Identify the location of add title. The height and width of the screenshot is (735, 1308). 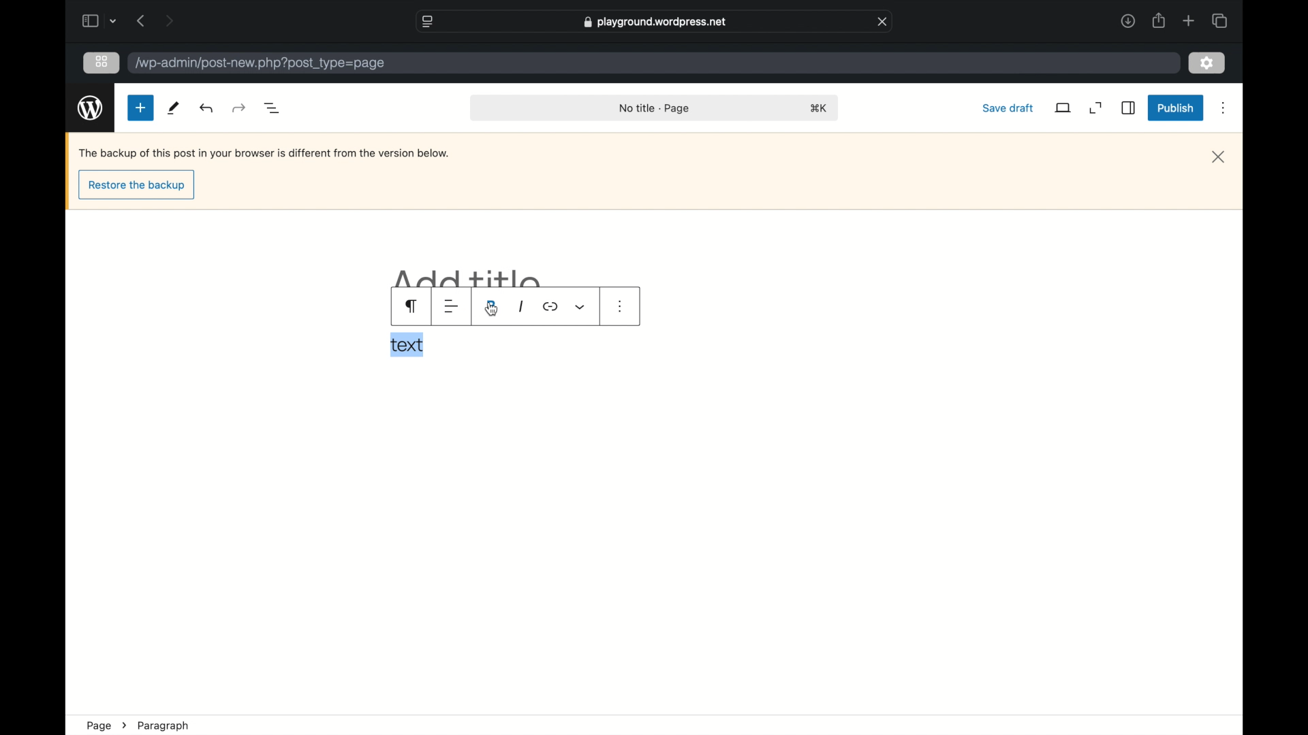
(469, 278).